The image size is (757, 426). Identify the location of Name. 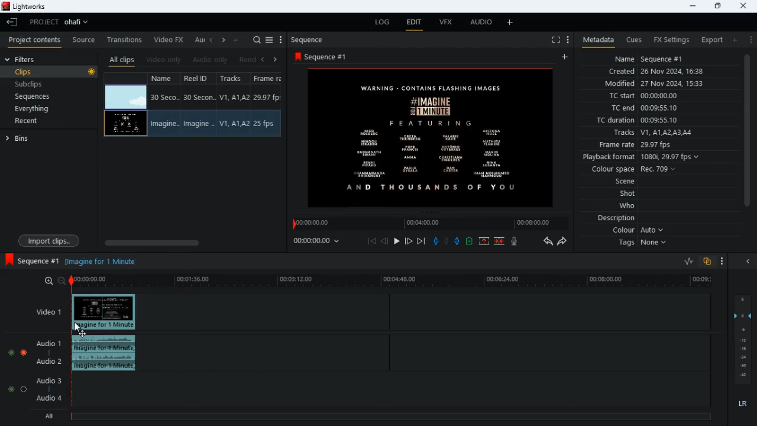
(164, 97).